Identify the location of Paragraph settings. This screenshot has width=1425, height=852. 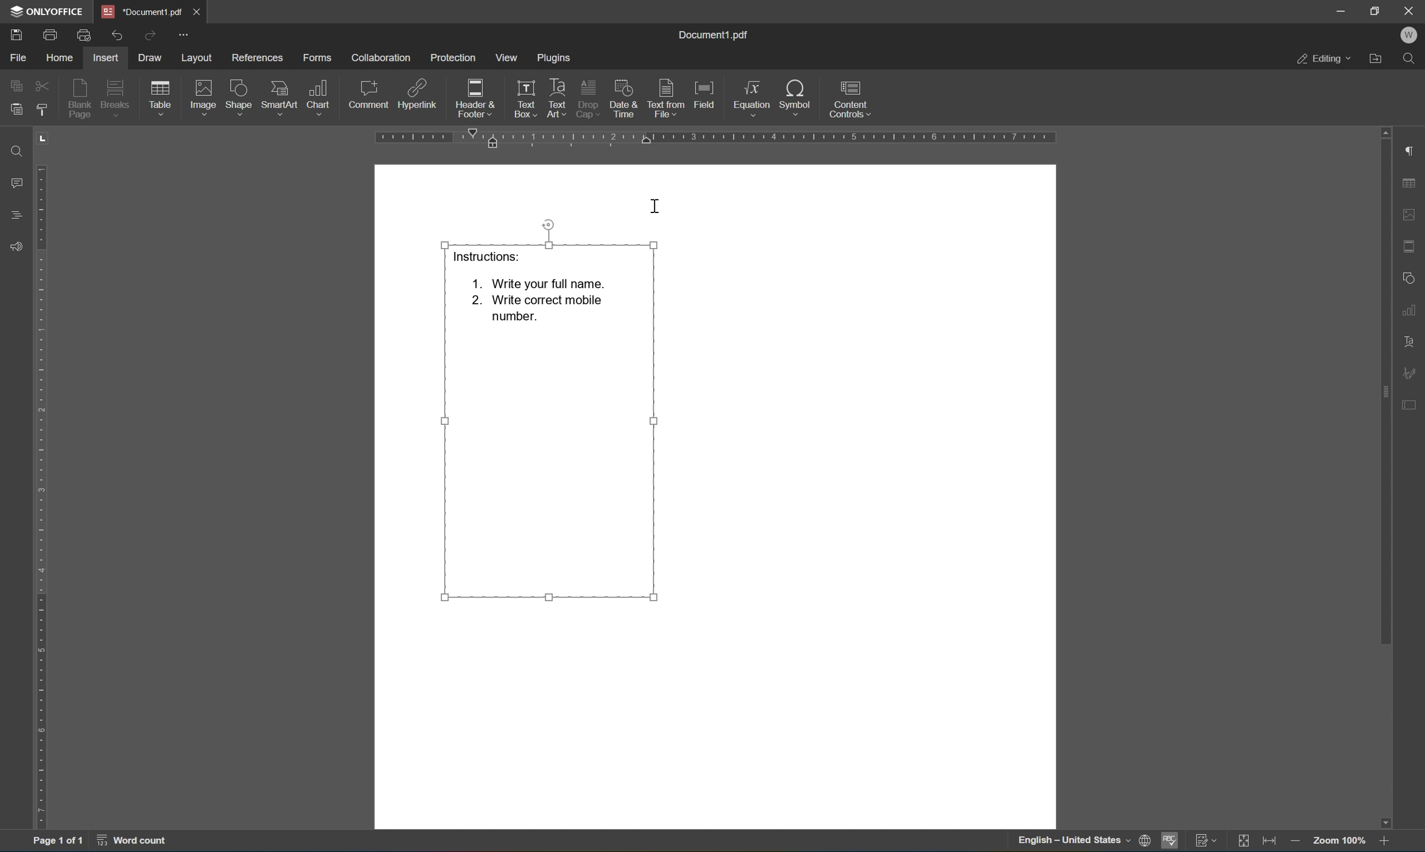
(1412, 149).